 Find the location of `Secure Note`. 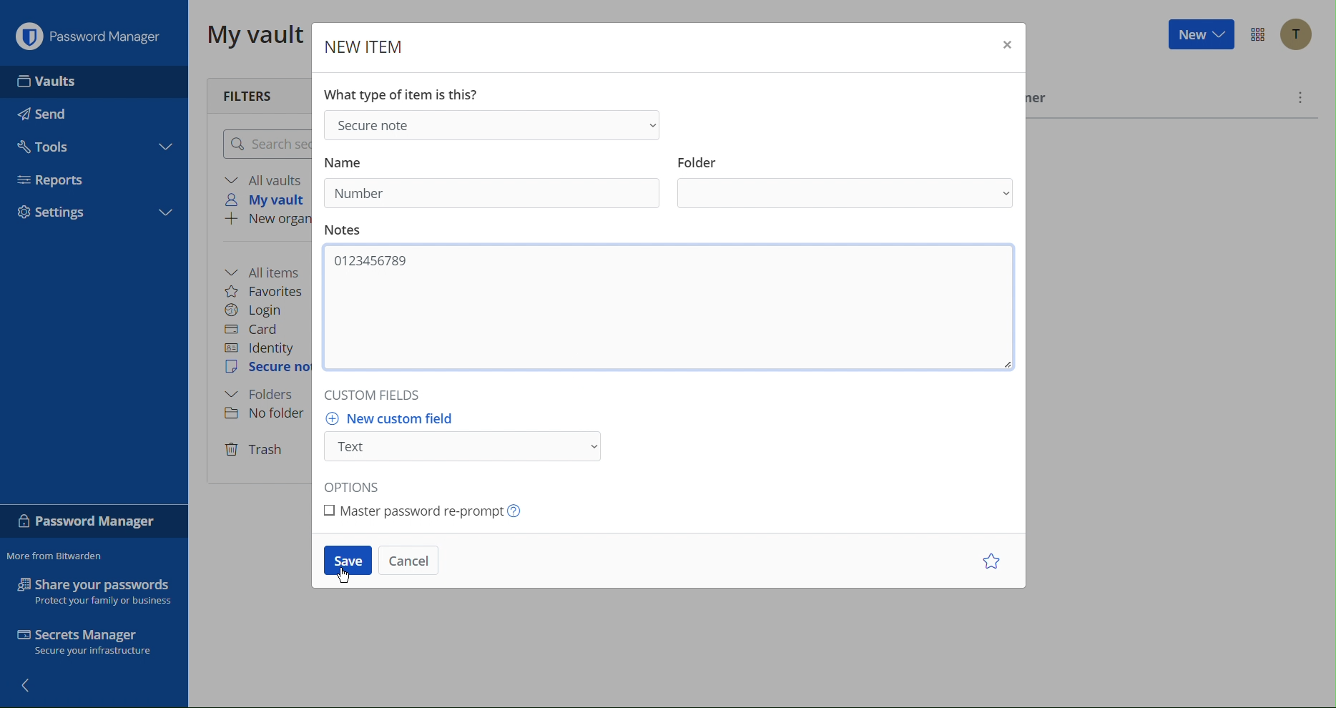

Secure Note is located at coordinates (266, 370).